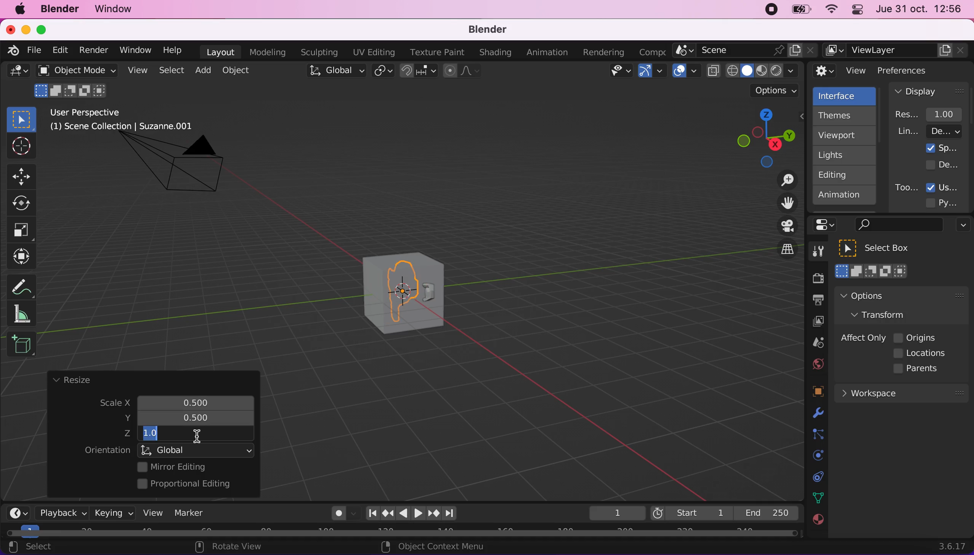  What do you see at coordinates (916, 337) in the screenshot?
I see `origins` at bounding box center [916, 337].